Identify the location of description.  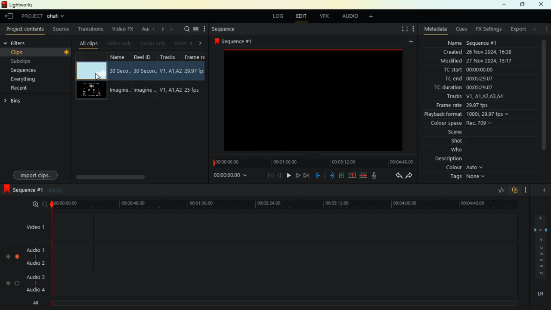
(449, 159).